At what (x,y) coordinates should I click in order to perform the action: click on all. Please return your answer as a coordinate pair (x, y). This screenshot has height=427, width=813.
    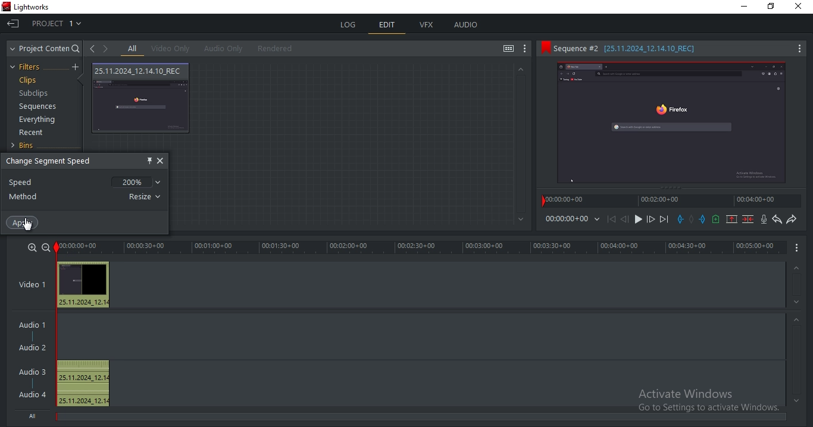
    Looking at the image, I should click on (34, 415).